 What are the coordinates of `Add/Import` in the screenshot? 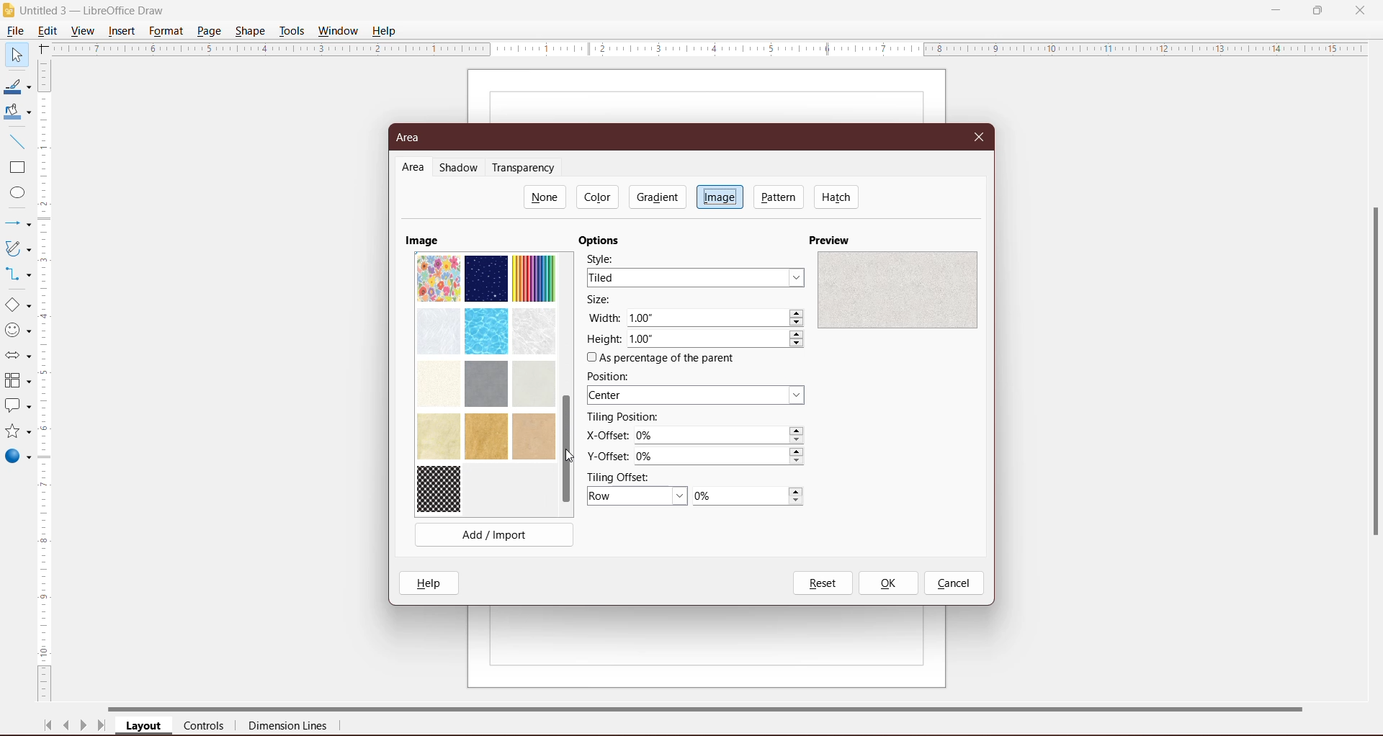 It's located at (495, 534).